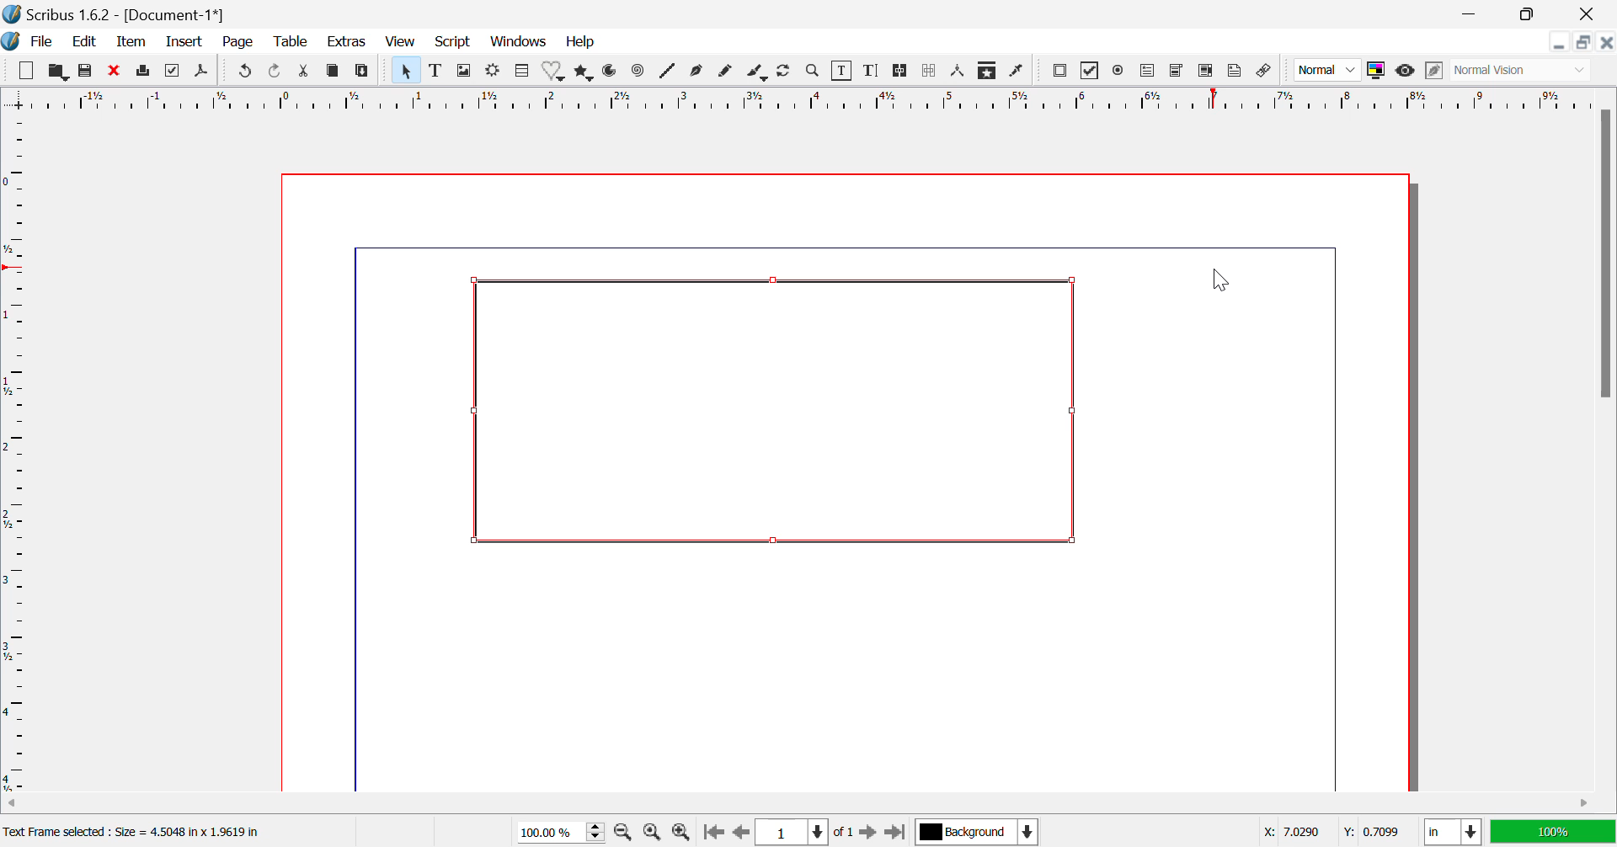 This screenshot has width=1617, height=847. I want to click on Zoom to 100%, so click(652, 834).